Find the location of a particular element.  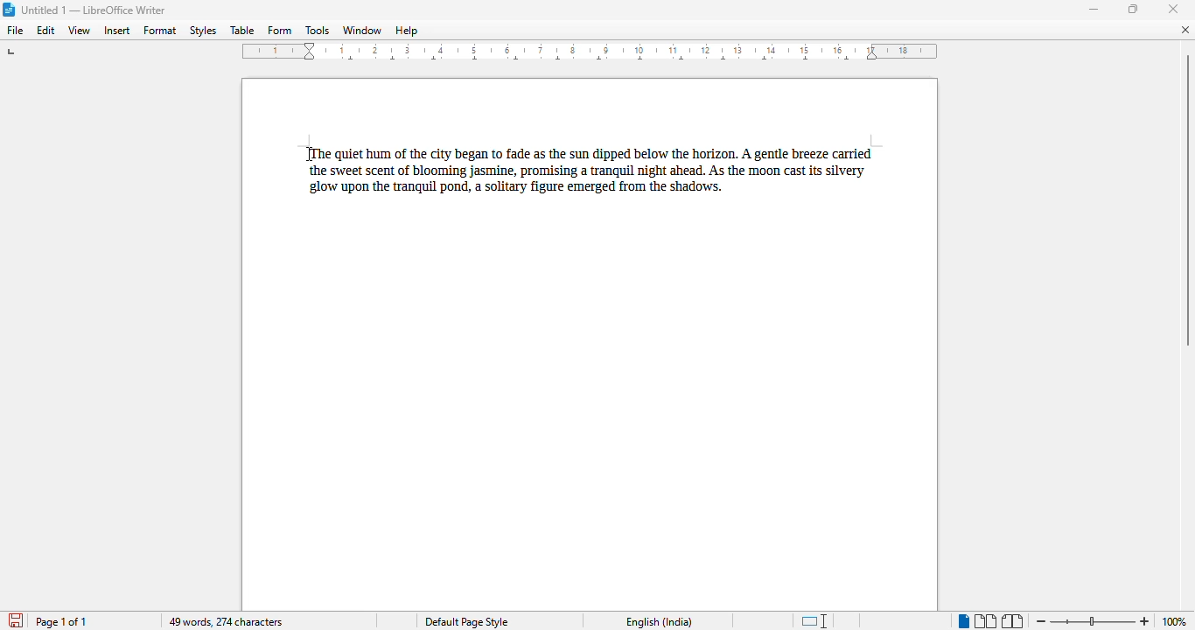

multi-page view is located at coordinates (985, 621).